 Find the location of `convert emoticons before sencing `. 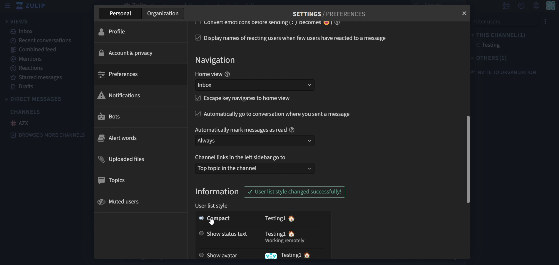

convert emoticons before sencing  is located at coordinates (275, 23).